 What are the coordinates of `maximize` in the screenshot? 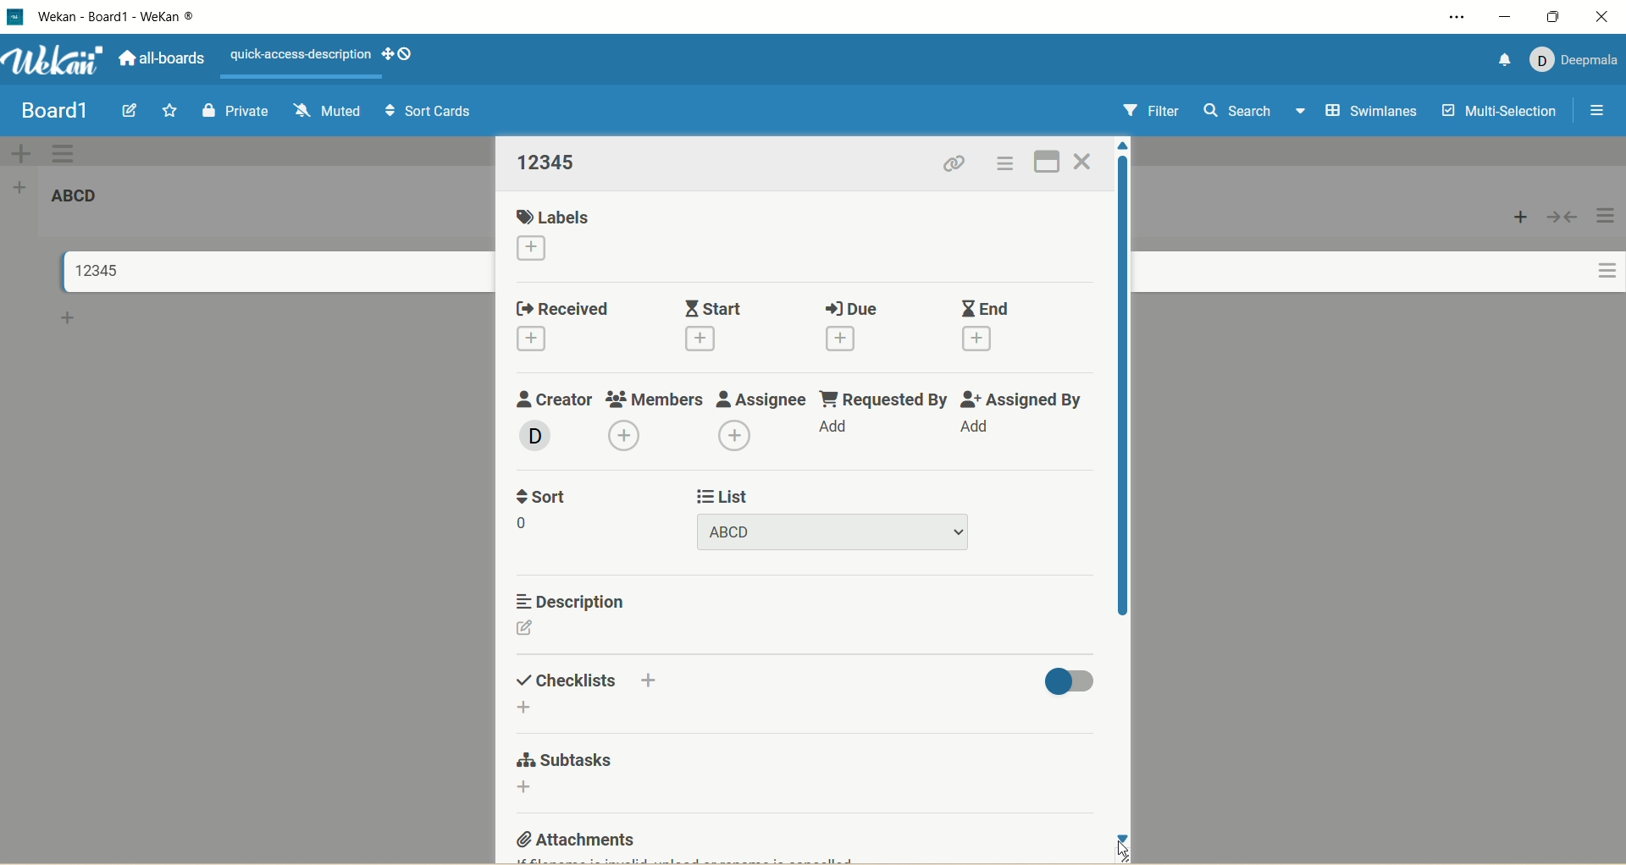 It's located at (1556, 16).